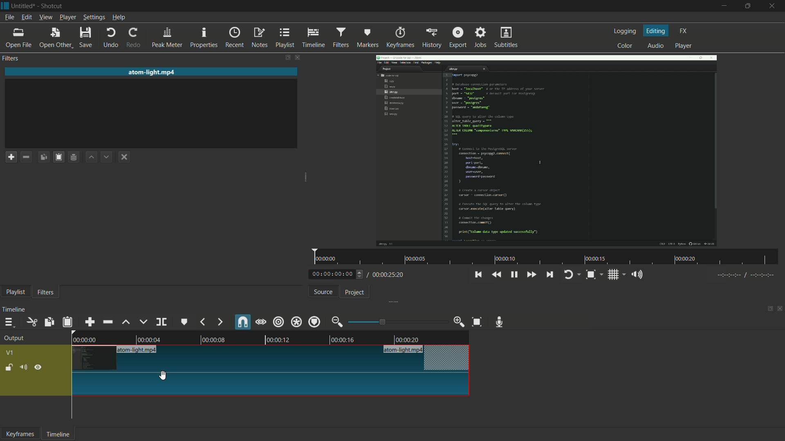 This screenshot has height=441, width=785. I want to click on jobs, so click(480, 37).